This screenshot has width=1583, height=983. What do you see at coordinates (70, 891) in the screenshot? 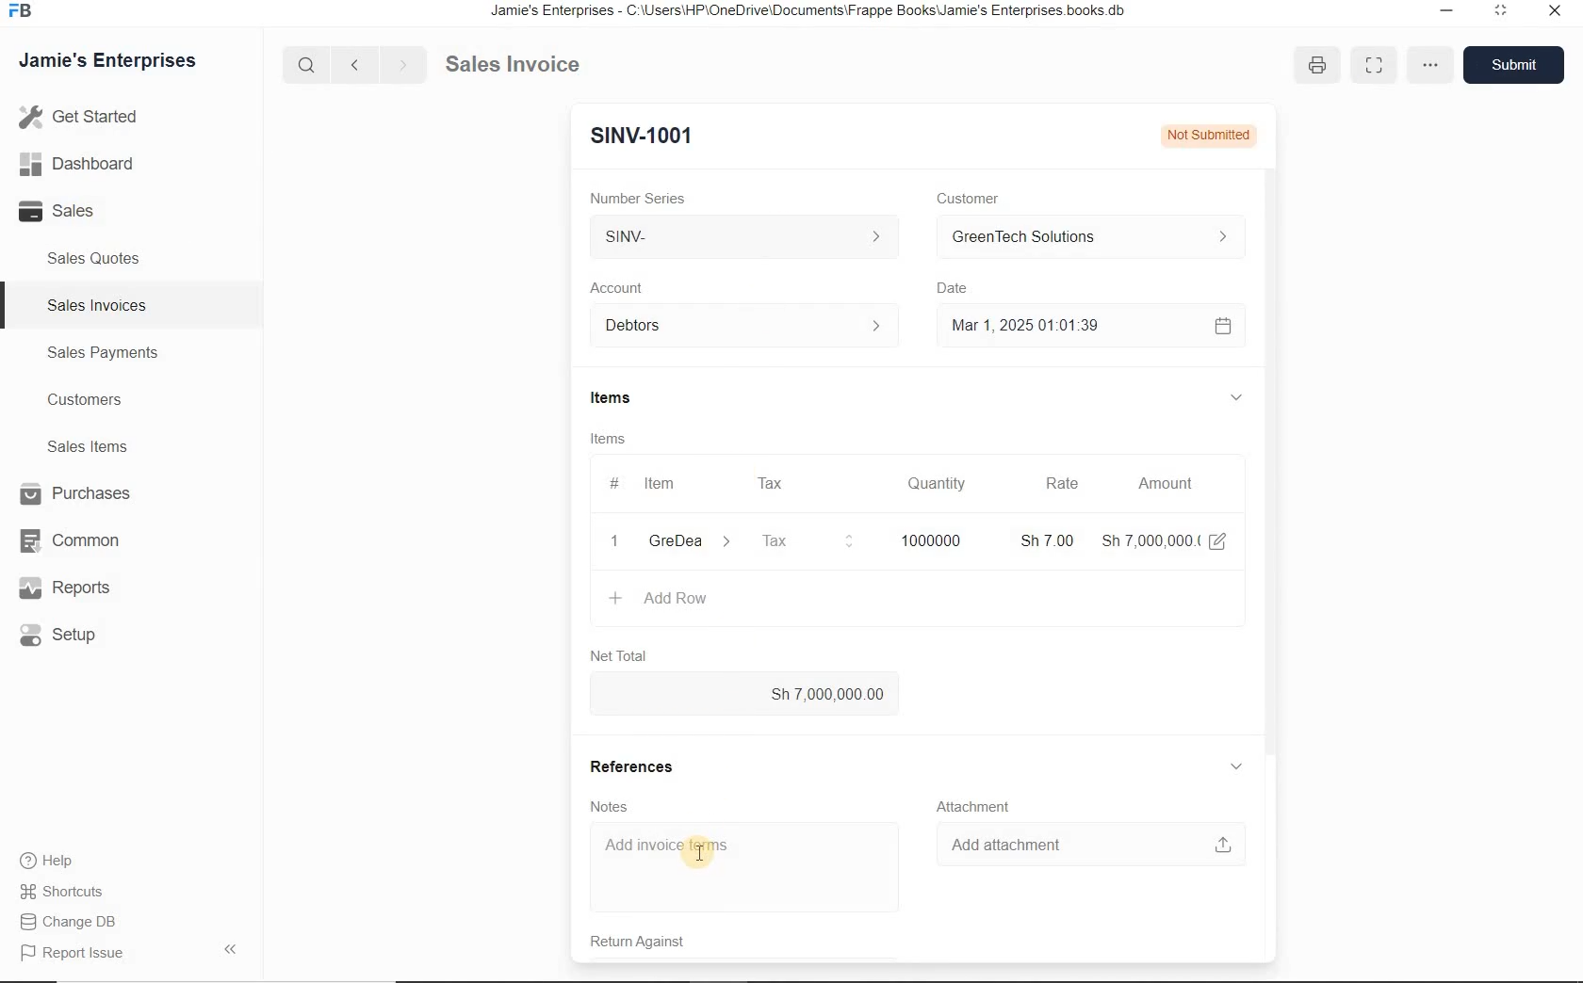
I see `Shortcuts` at bounding box center [70, 891].